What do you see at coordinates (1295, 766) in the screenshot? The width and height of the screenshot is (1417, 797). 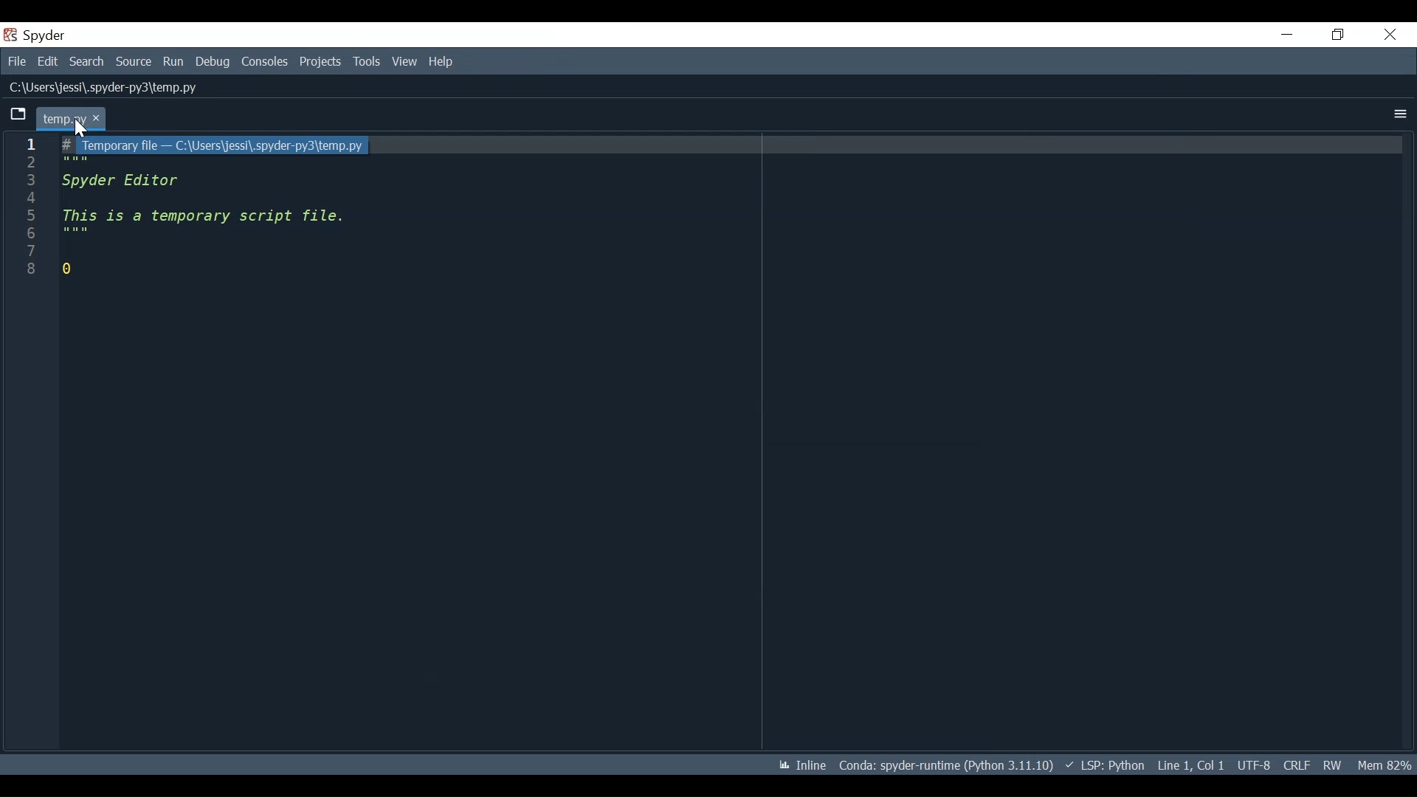 I see `File EQL Status` at bounding box center [1295, 766].